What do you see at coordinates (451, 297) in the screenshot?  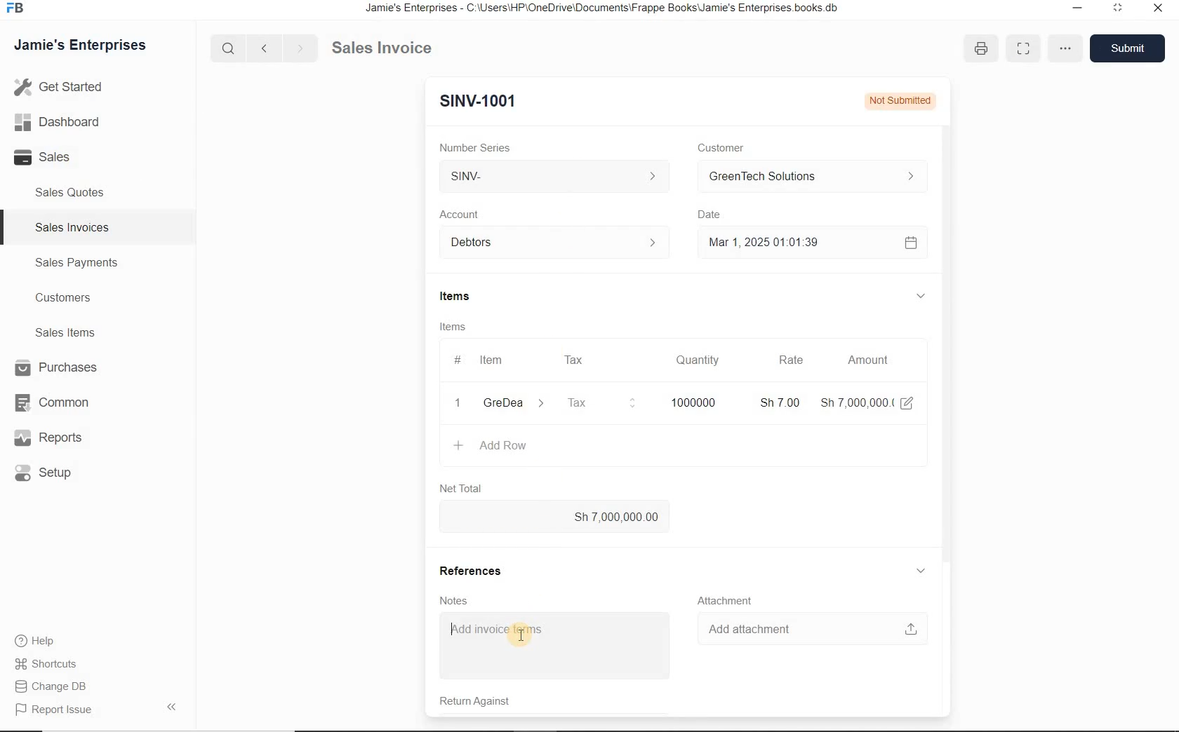 I see `Items` at bounding box center [451, 297].